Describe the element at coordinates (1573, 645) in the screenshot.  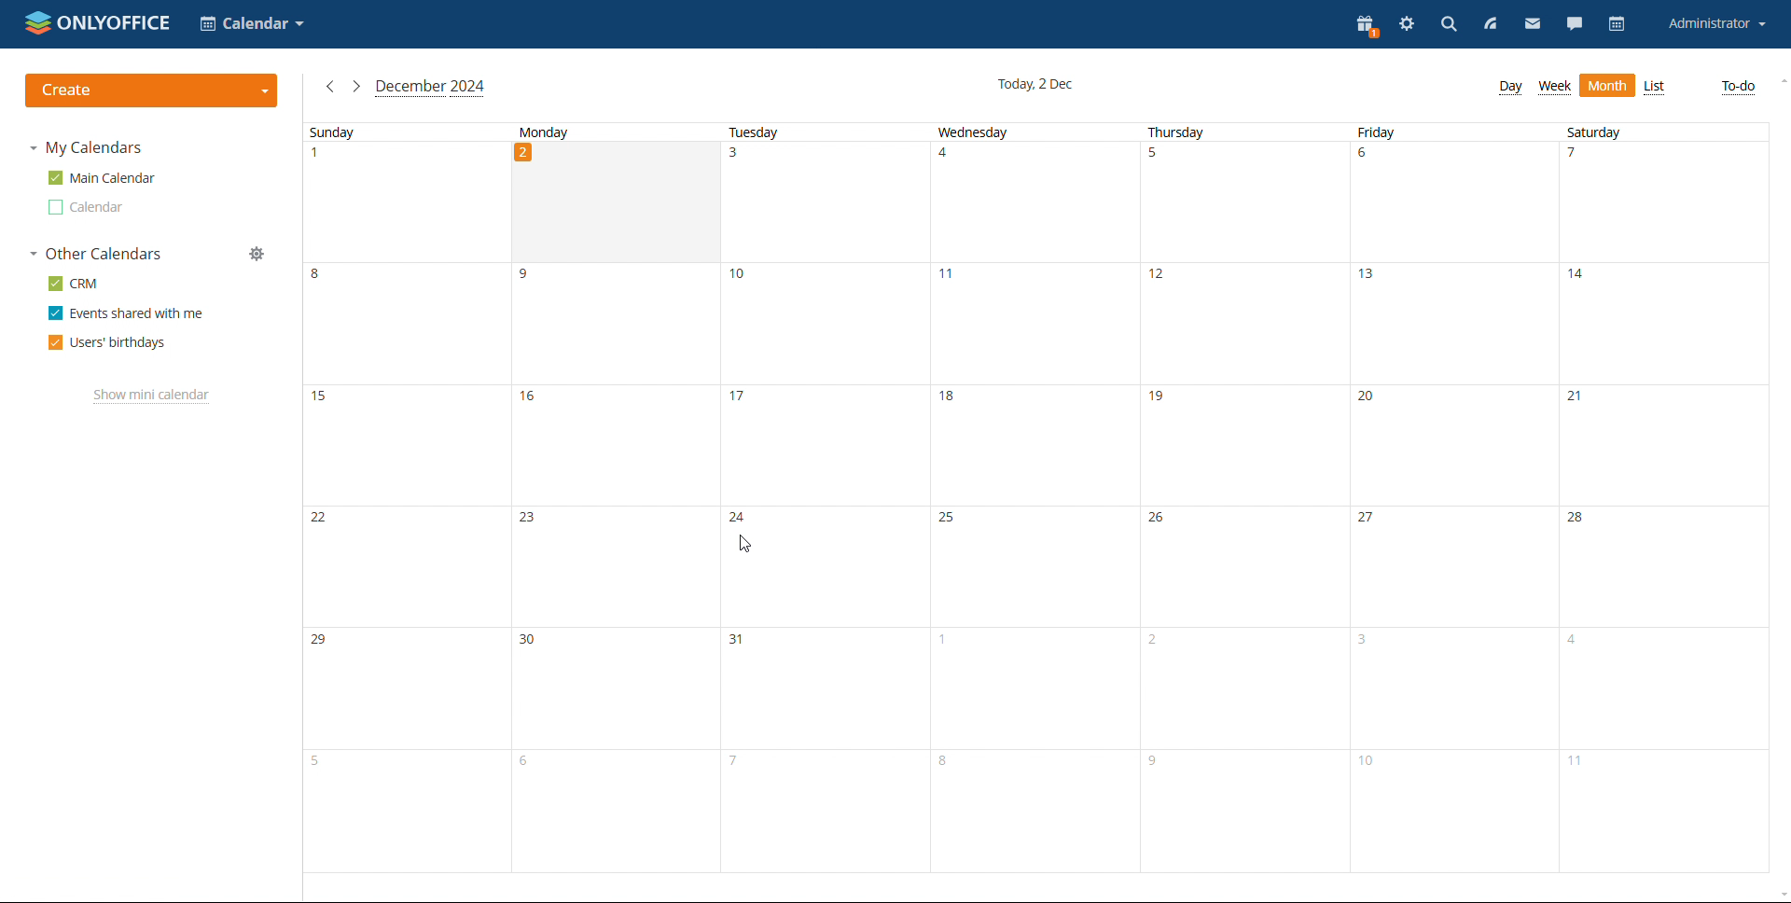
I see `4` at that location.